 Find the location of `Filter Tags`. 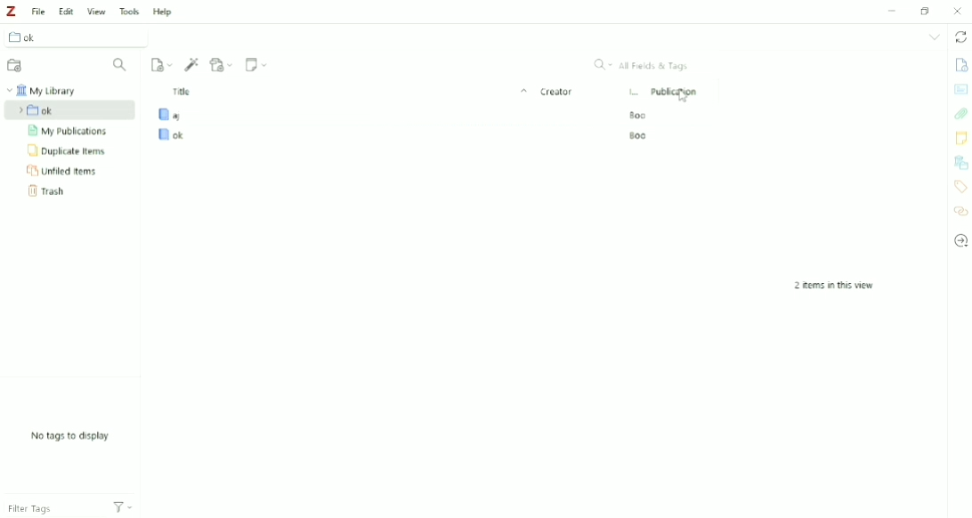

Filter Tags is located at coordinates (36, 506).